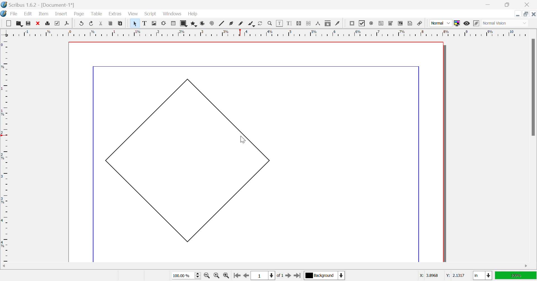 The width and height of the screenshot is (537, 281). What do you see at coordinates (37, 23) in the screenshot?
I see `Close` at bounding box center [37, 23].